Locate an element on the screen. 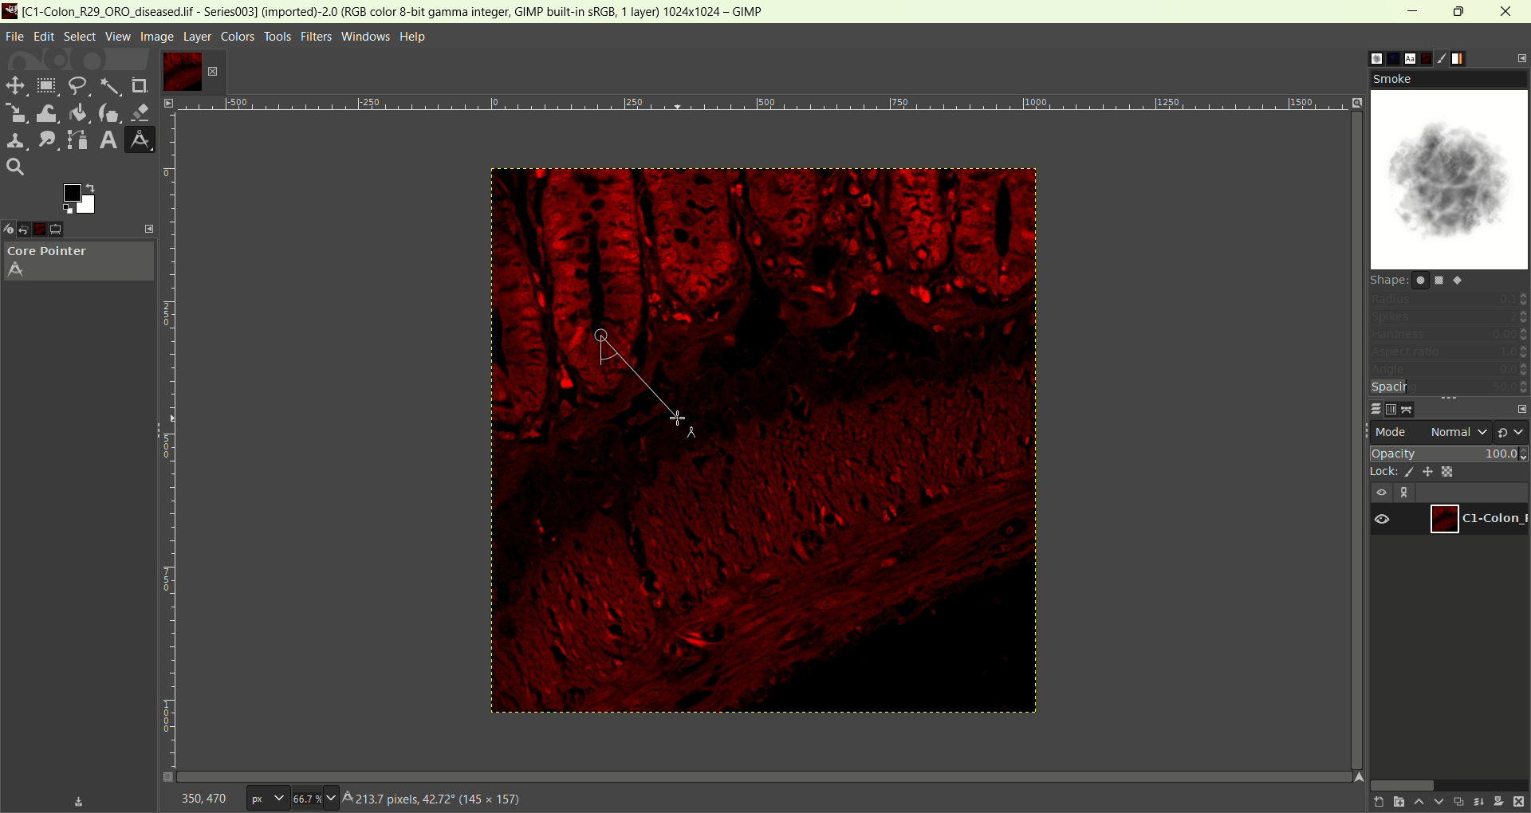 Image resolution: width=1531 pixels, height=813 pixels. create a new layer and add it to image is located at coordinates (1395, 803).